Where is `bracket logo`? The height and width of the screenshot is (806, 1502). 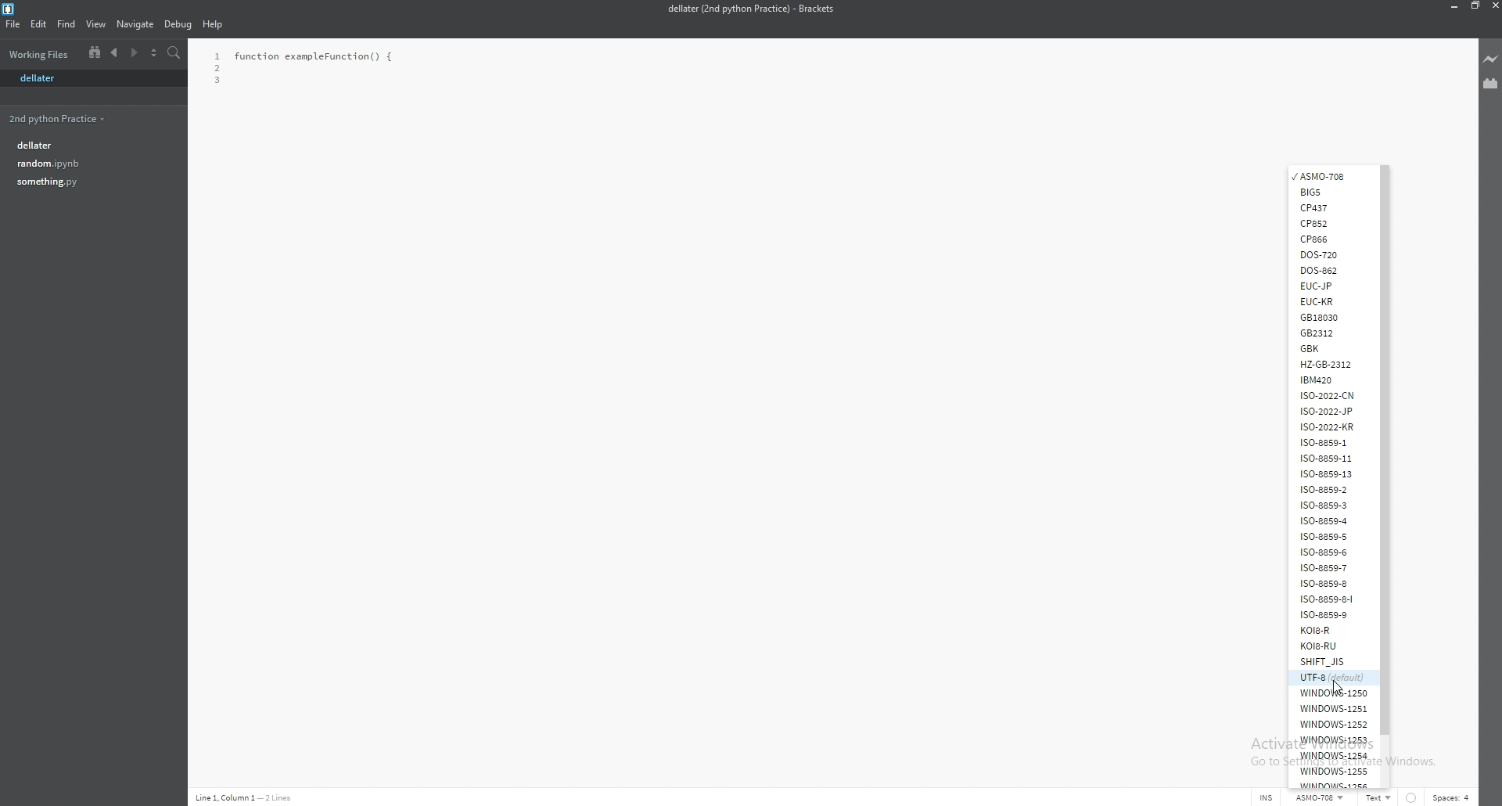 bracket logo is located at coordinates (12, 9).